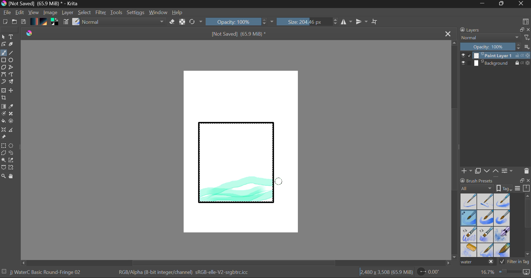 The image size is (531, 278). What do you see at coordinates (3, 122) in the screenshot?
I see `Fill` at bounding box center [3, 122].